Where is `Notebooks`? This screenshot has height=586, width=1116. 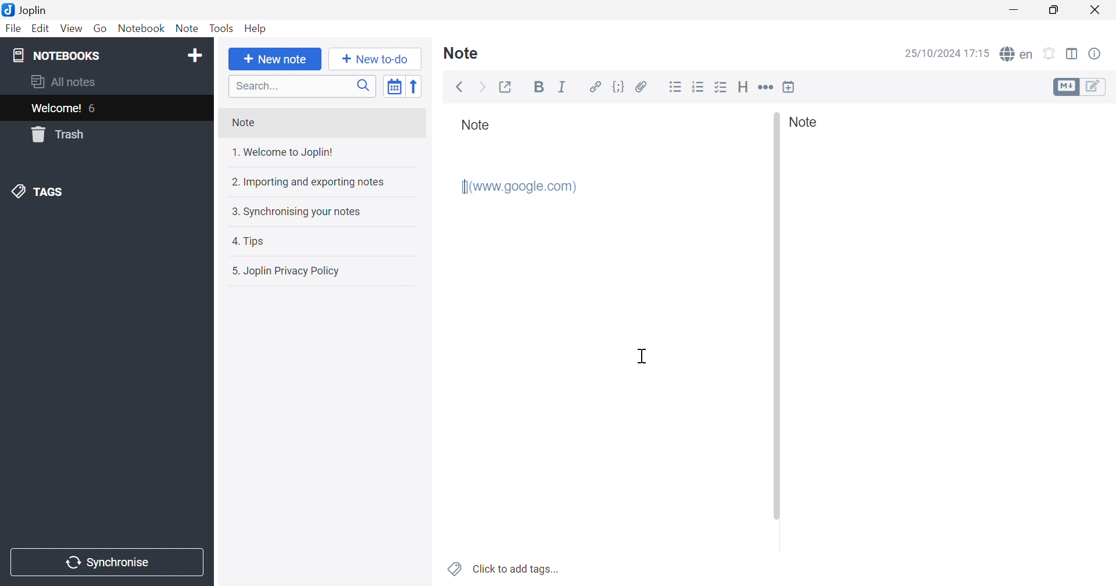 Notebooks is located at coordinates (91, 55).